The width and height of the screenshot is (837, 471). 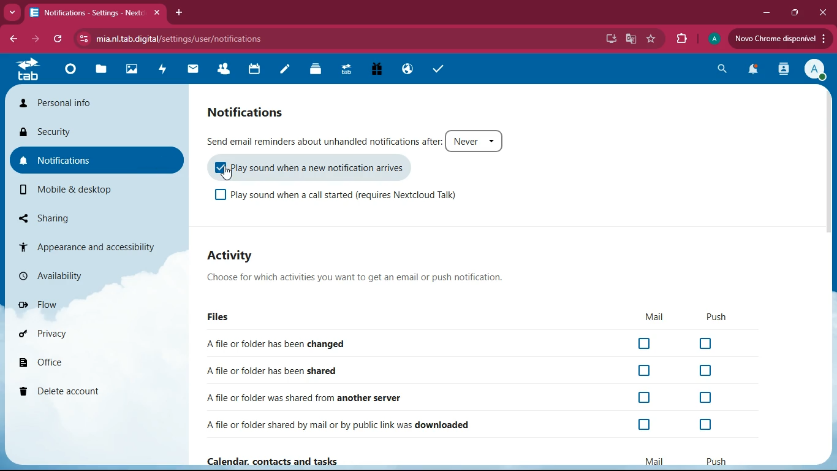 I want to click on profile, so click(x=713, y=40).